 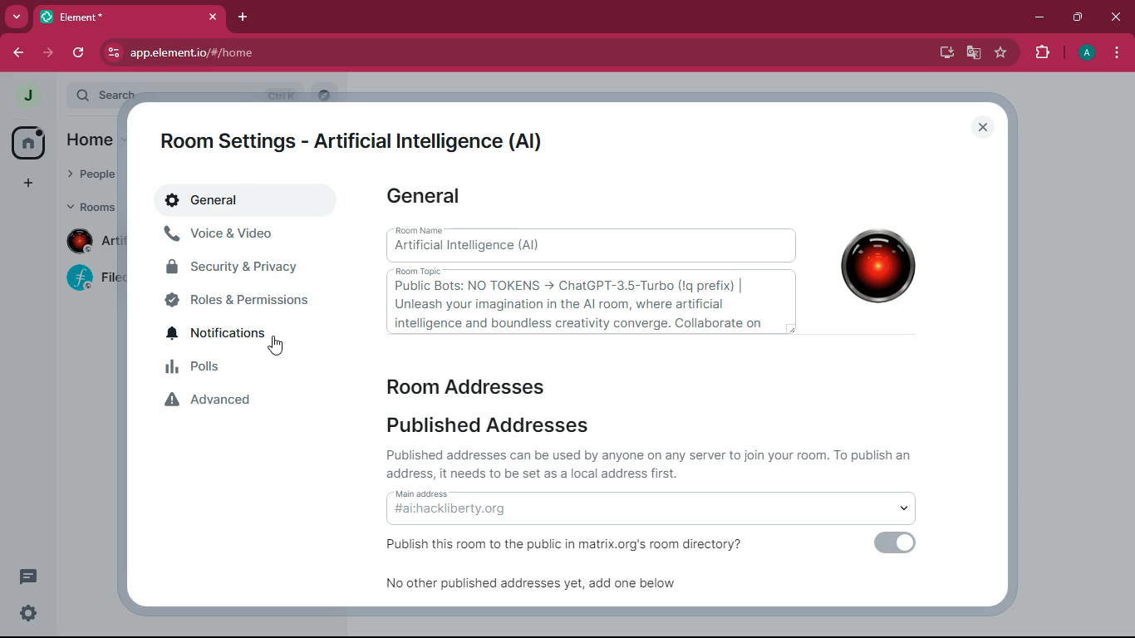 I want to click on main address, so click(x=662, y=508).